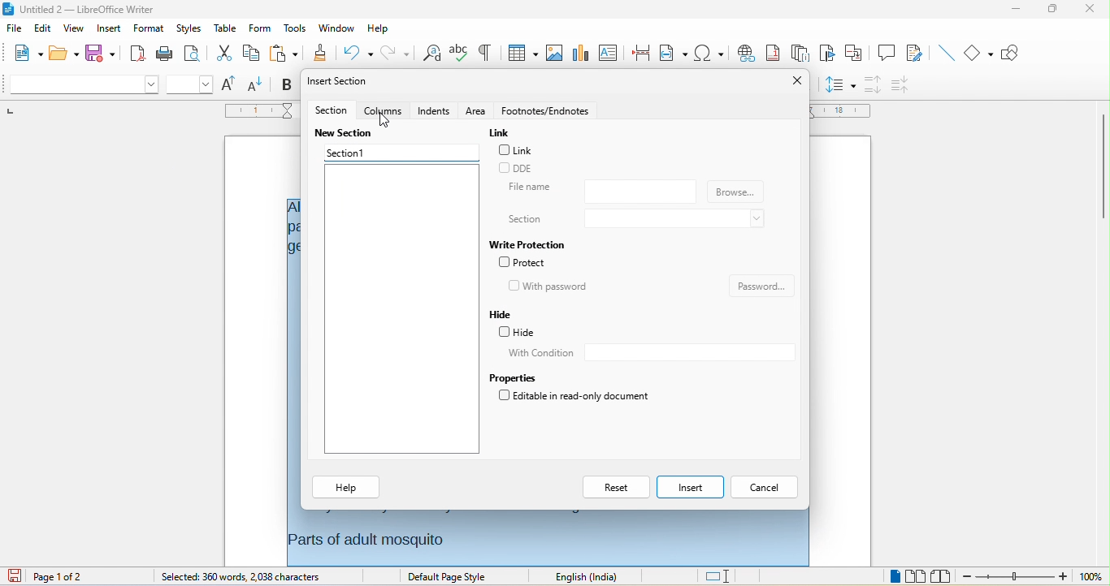  Describe the element at coordinates (224, 28) in the screenshot. I see `table` at that location.